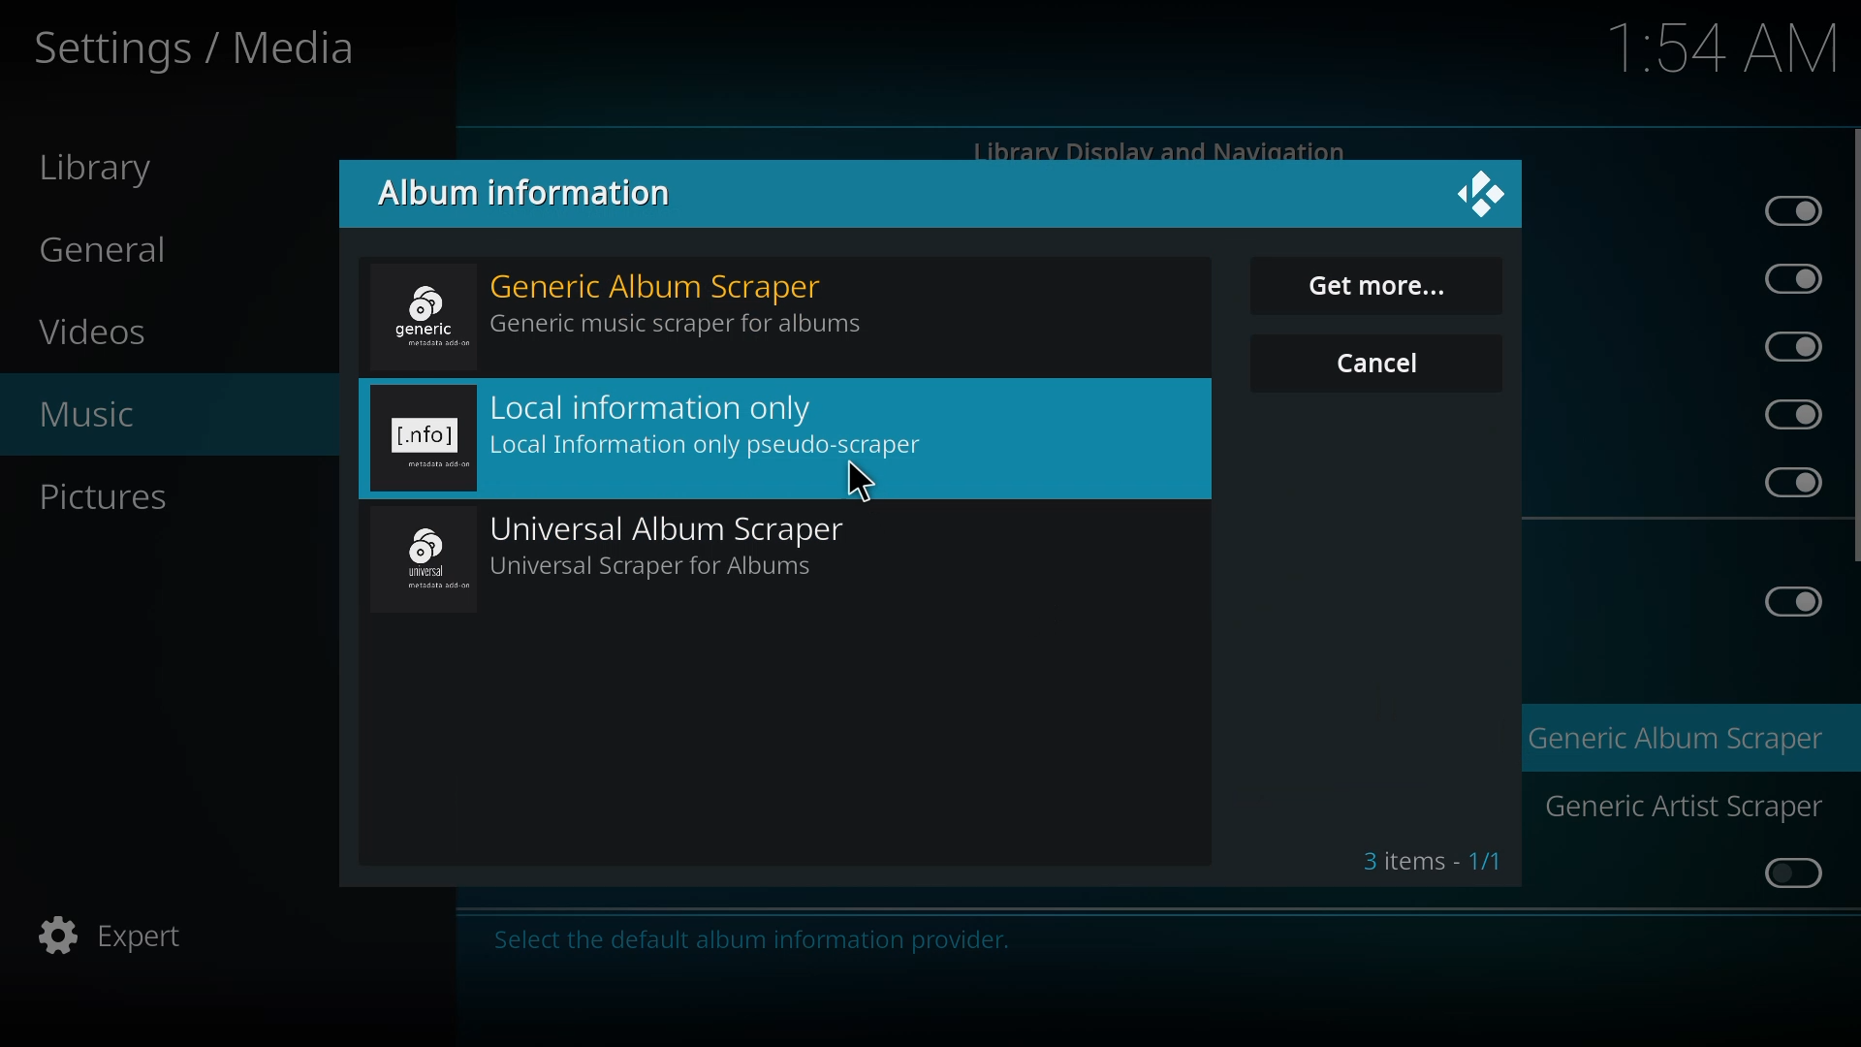 The height and width of the screenshot is (1047, 1861). I want to click on generic, so click(1672, 742).